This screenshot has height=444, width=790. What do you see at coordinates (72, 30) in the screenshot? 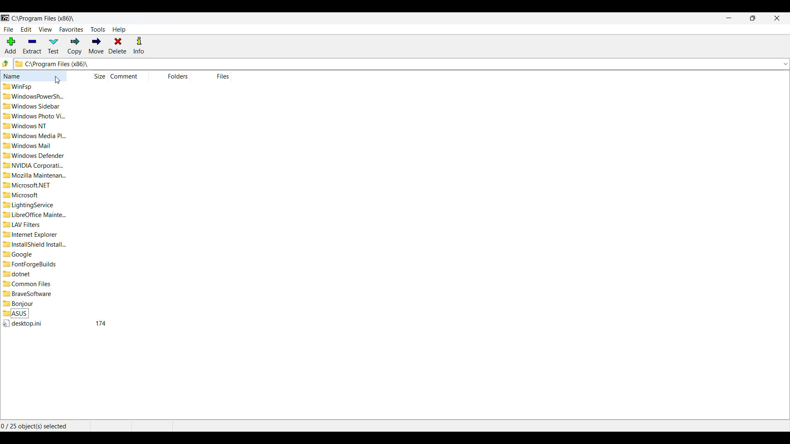
I see `Favorites menu` at bounding box center [72, 30].